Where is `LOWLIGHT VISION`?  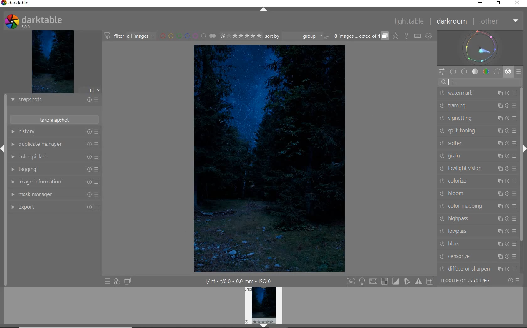 LOWLIGHT VISION is located at coordinates (477, 168).